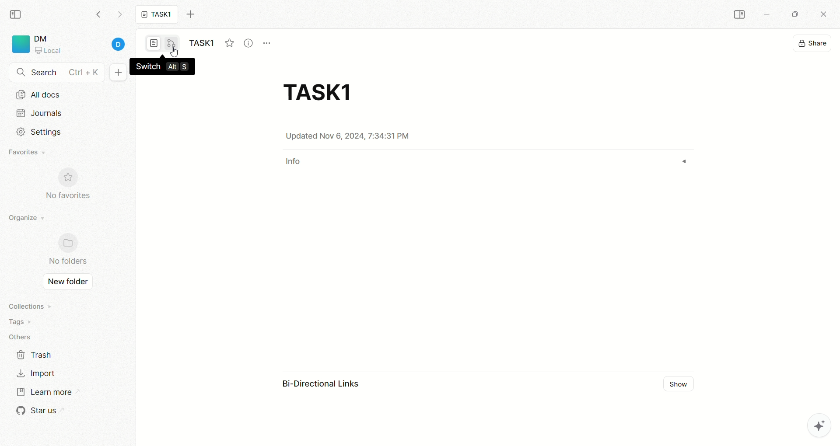 The height and width of the screenshot is (446, 840). I want to click on view info, so click(250, 43).